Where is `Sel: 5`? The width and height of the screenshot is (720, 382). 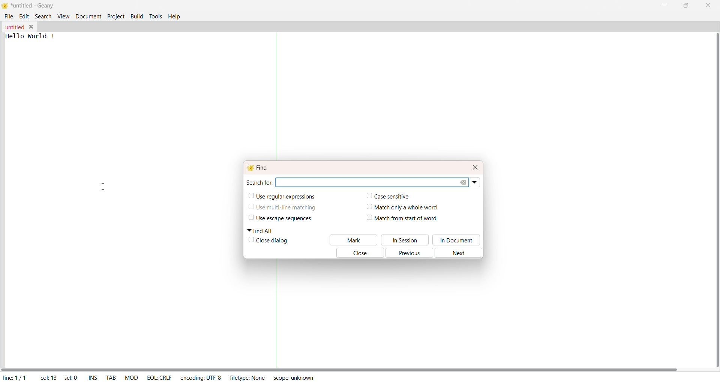
Sel: 5 is located at coordinates (70, 377).